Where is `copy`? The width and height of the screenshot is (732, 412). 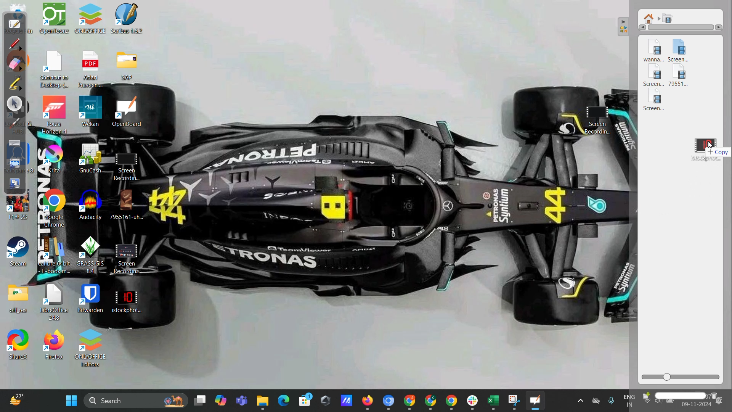 copy is located at coordinates (721, 154).